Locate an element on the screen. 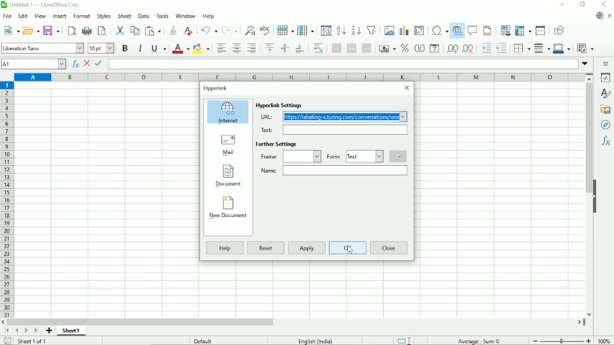 The image size is (614, 345). View is located at coordinates (40, 15).